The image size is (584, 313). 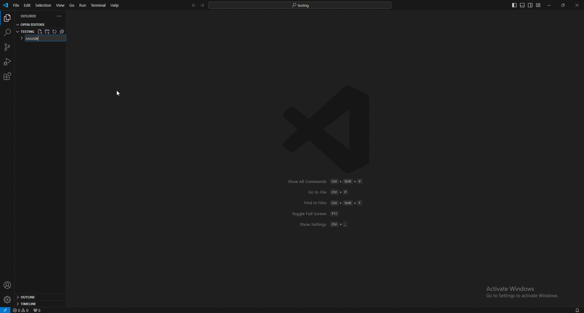 What do you see at coordinates (38, 304) in the screenshot?
I see `timeline` at bounding box center [38, 304].